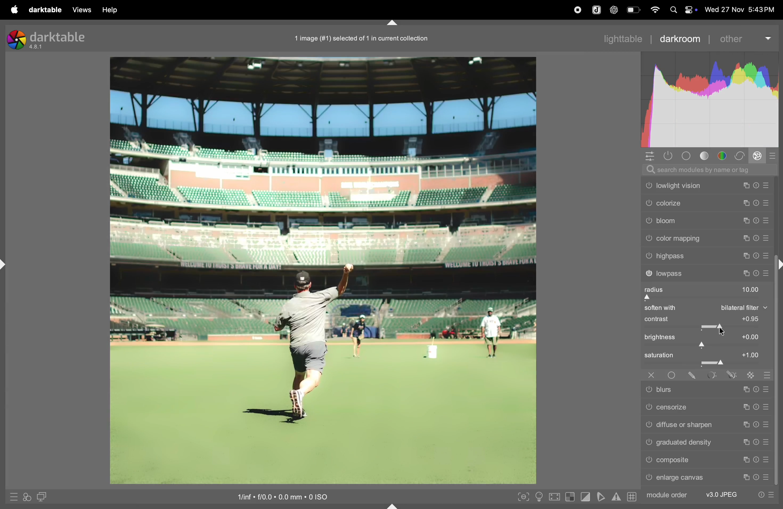 This screenshot has width=783, height=509. I want to click on darkroom, so click(679, 38).